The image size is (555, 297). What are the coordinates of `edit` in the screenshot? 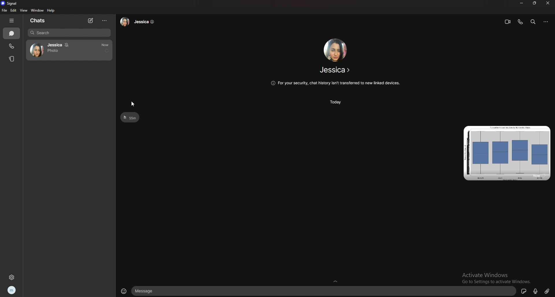 It's located at (14, 10).